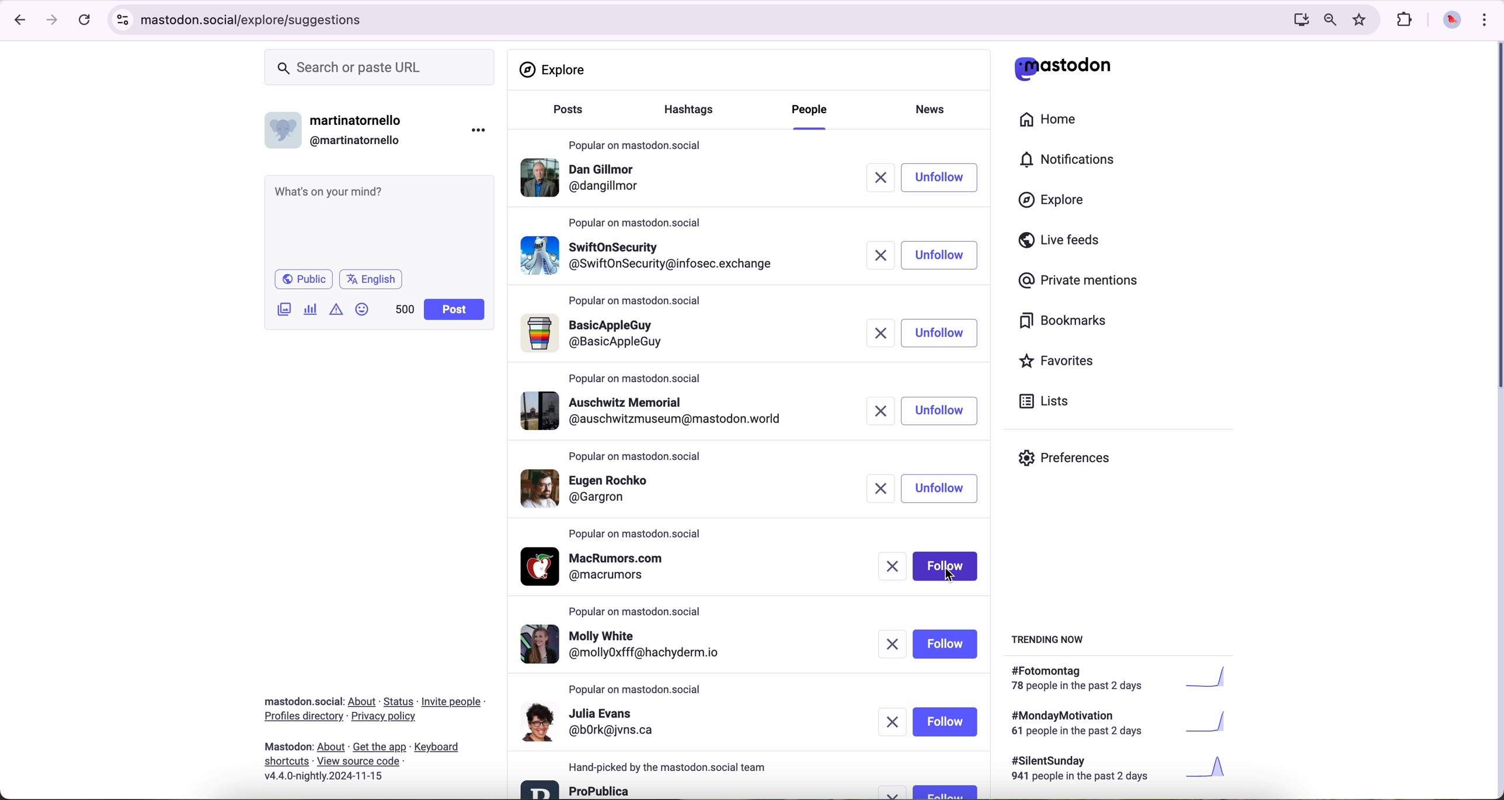 The width and height of the screenshot is (1504, 800). I want to click on language, so click(371, 278).